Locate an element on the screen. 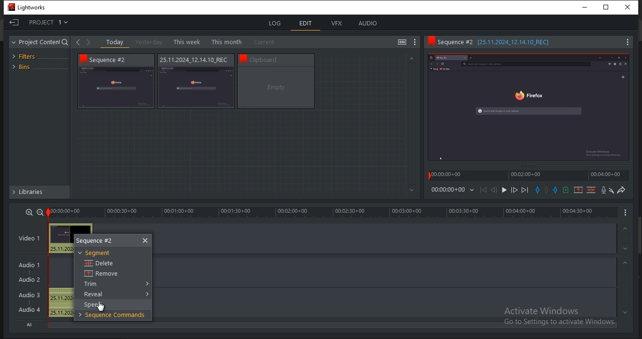 Image resolution: width=642 pixels, height=339 pixels. vfx is located at coordinates (337, 24).